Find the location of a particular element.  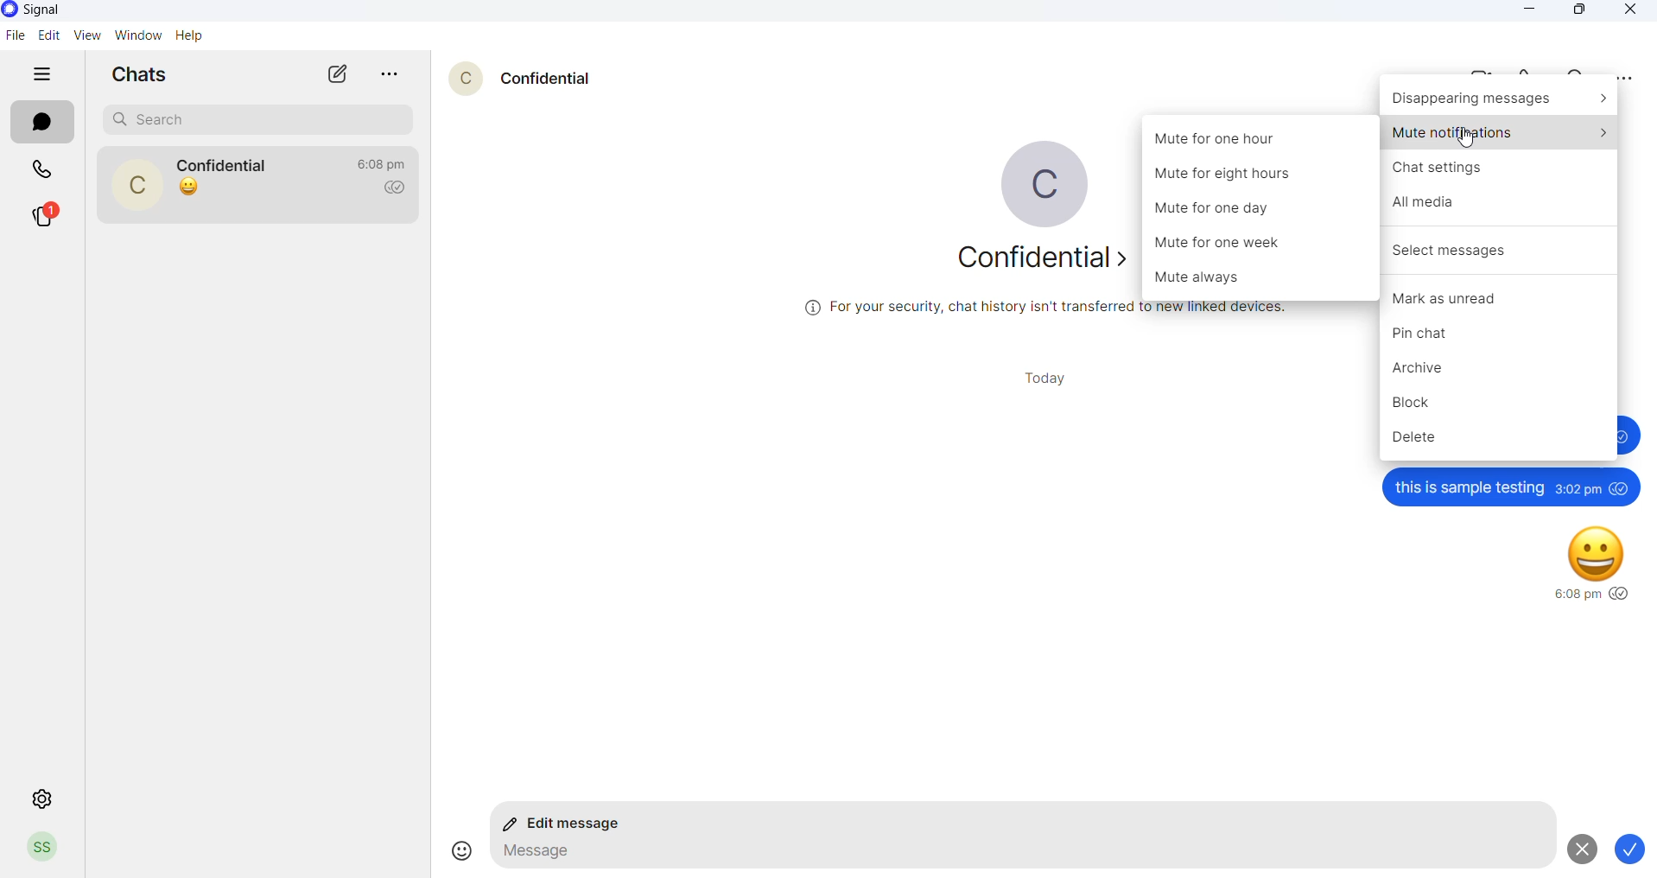

block is located at coordinates (1500, 405).